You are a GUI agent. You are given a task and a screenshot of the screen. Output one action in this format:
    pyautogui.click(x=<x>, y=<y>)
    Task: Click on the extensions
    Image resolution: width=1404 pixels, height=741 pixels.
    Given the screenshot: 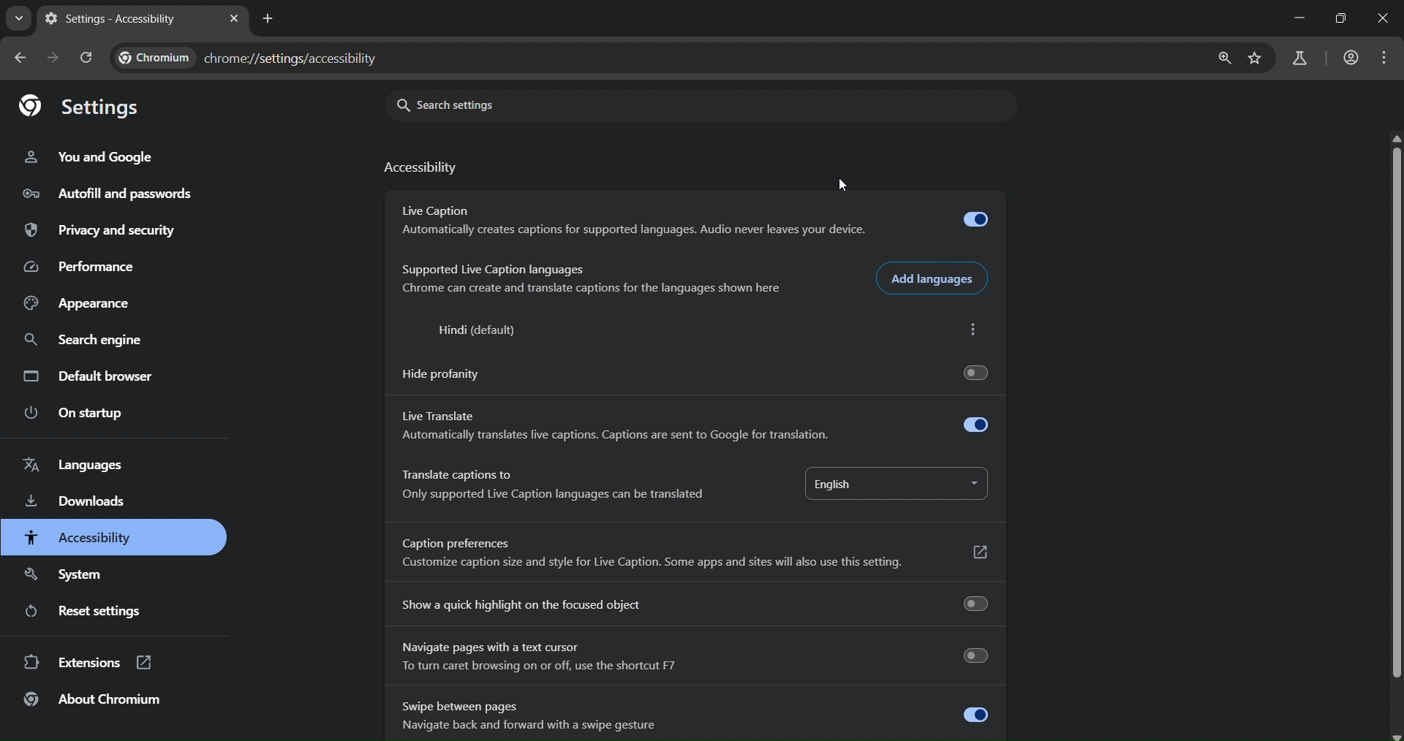 What is the action you would take?
    pyautogui.click(x=93, y=664)
    